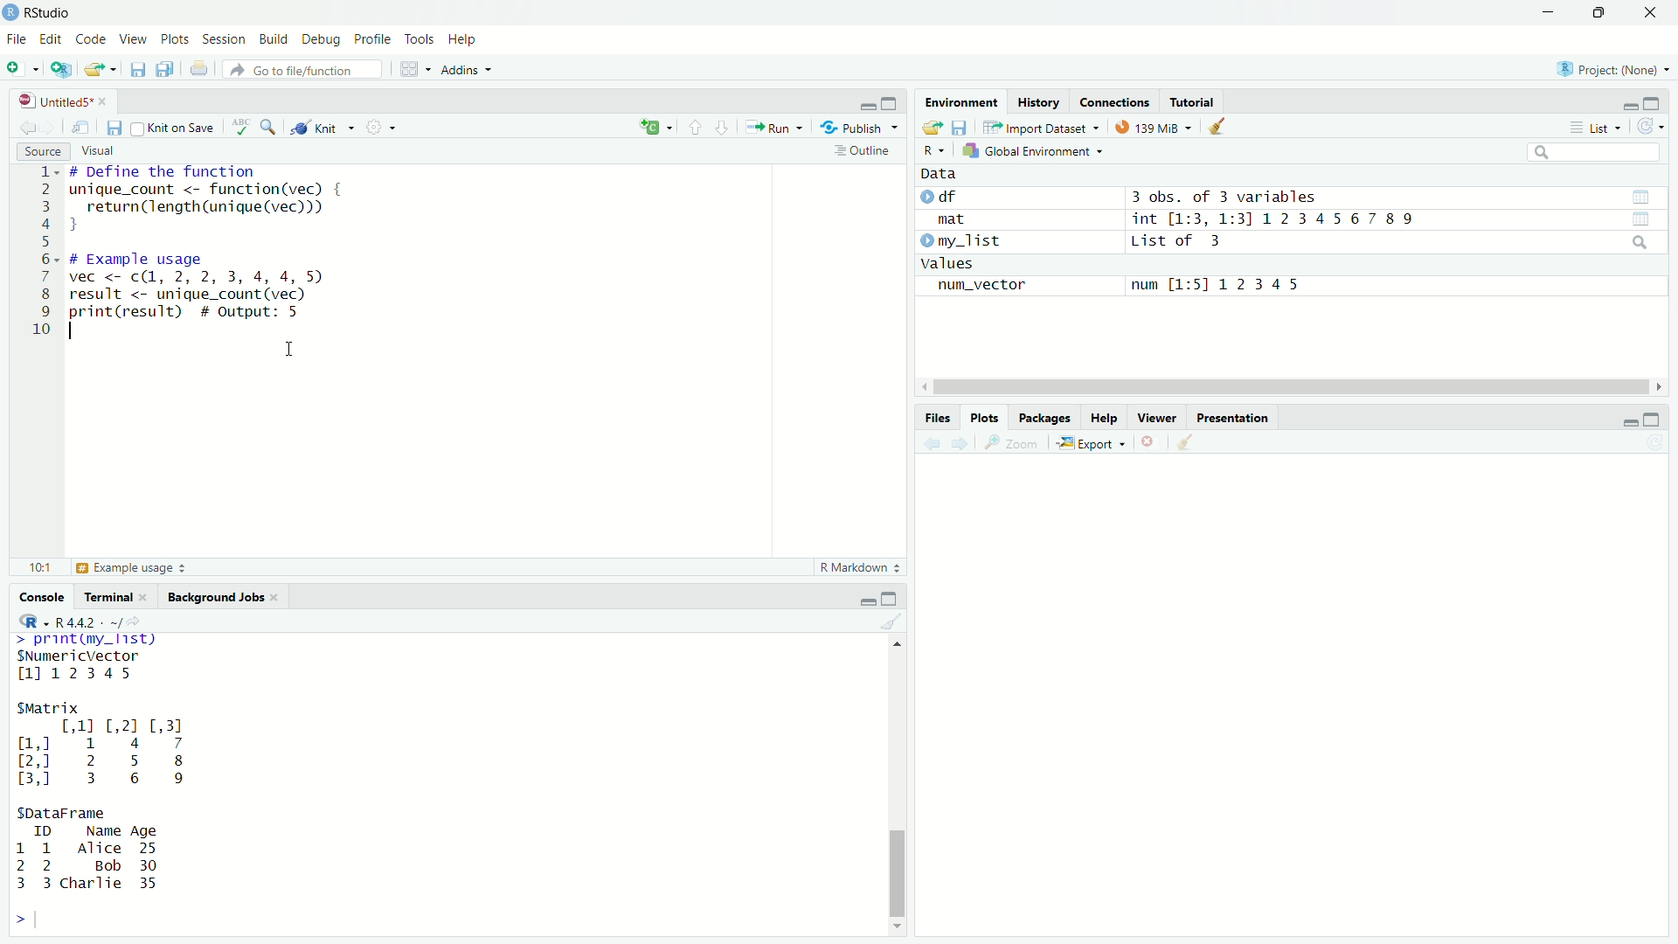  I want to click on view data, so click(1640, 220).